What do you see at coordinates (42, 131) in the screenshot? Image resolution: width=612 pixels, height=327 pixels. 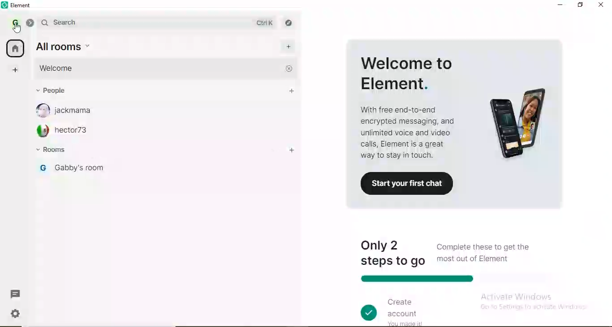 I see `profile image` at bounding box center [42, 131].